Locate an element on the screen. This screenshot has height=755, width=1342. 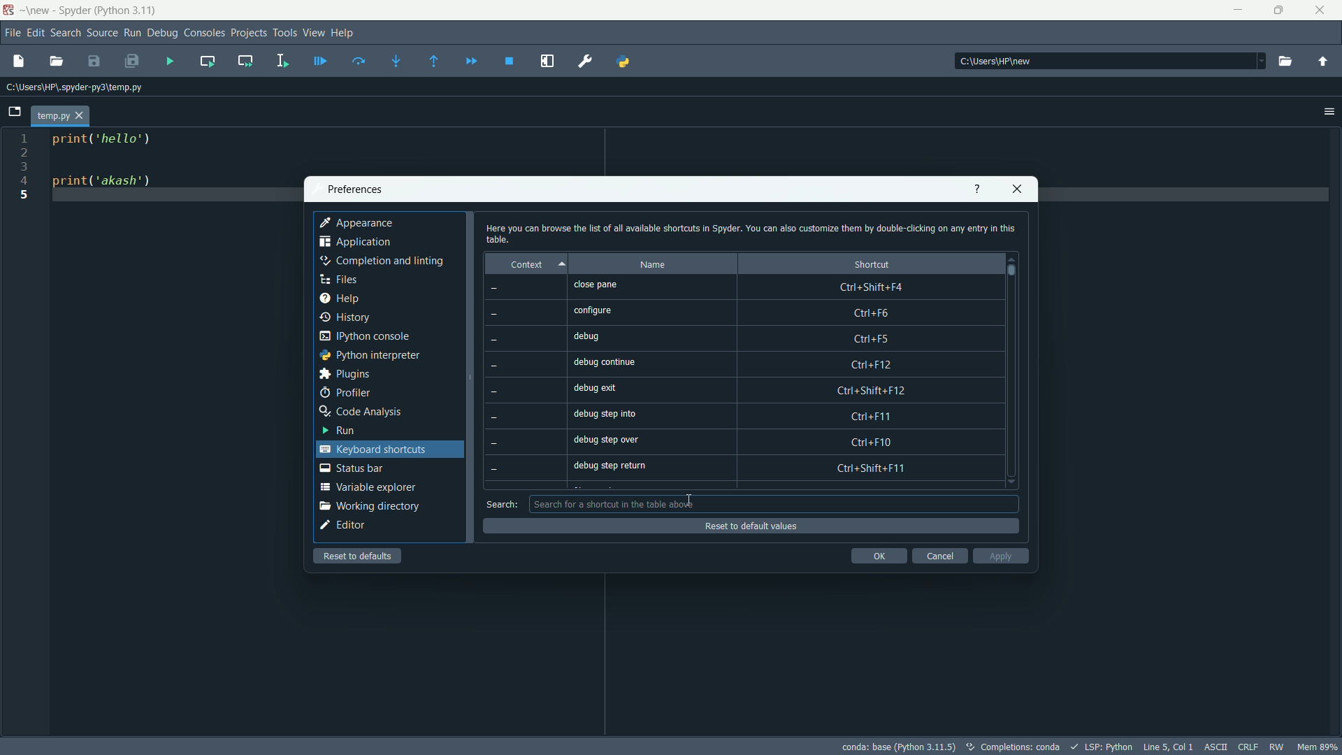
-, debug step into, ctrl+f11 is located at coordinates (739, 417).